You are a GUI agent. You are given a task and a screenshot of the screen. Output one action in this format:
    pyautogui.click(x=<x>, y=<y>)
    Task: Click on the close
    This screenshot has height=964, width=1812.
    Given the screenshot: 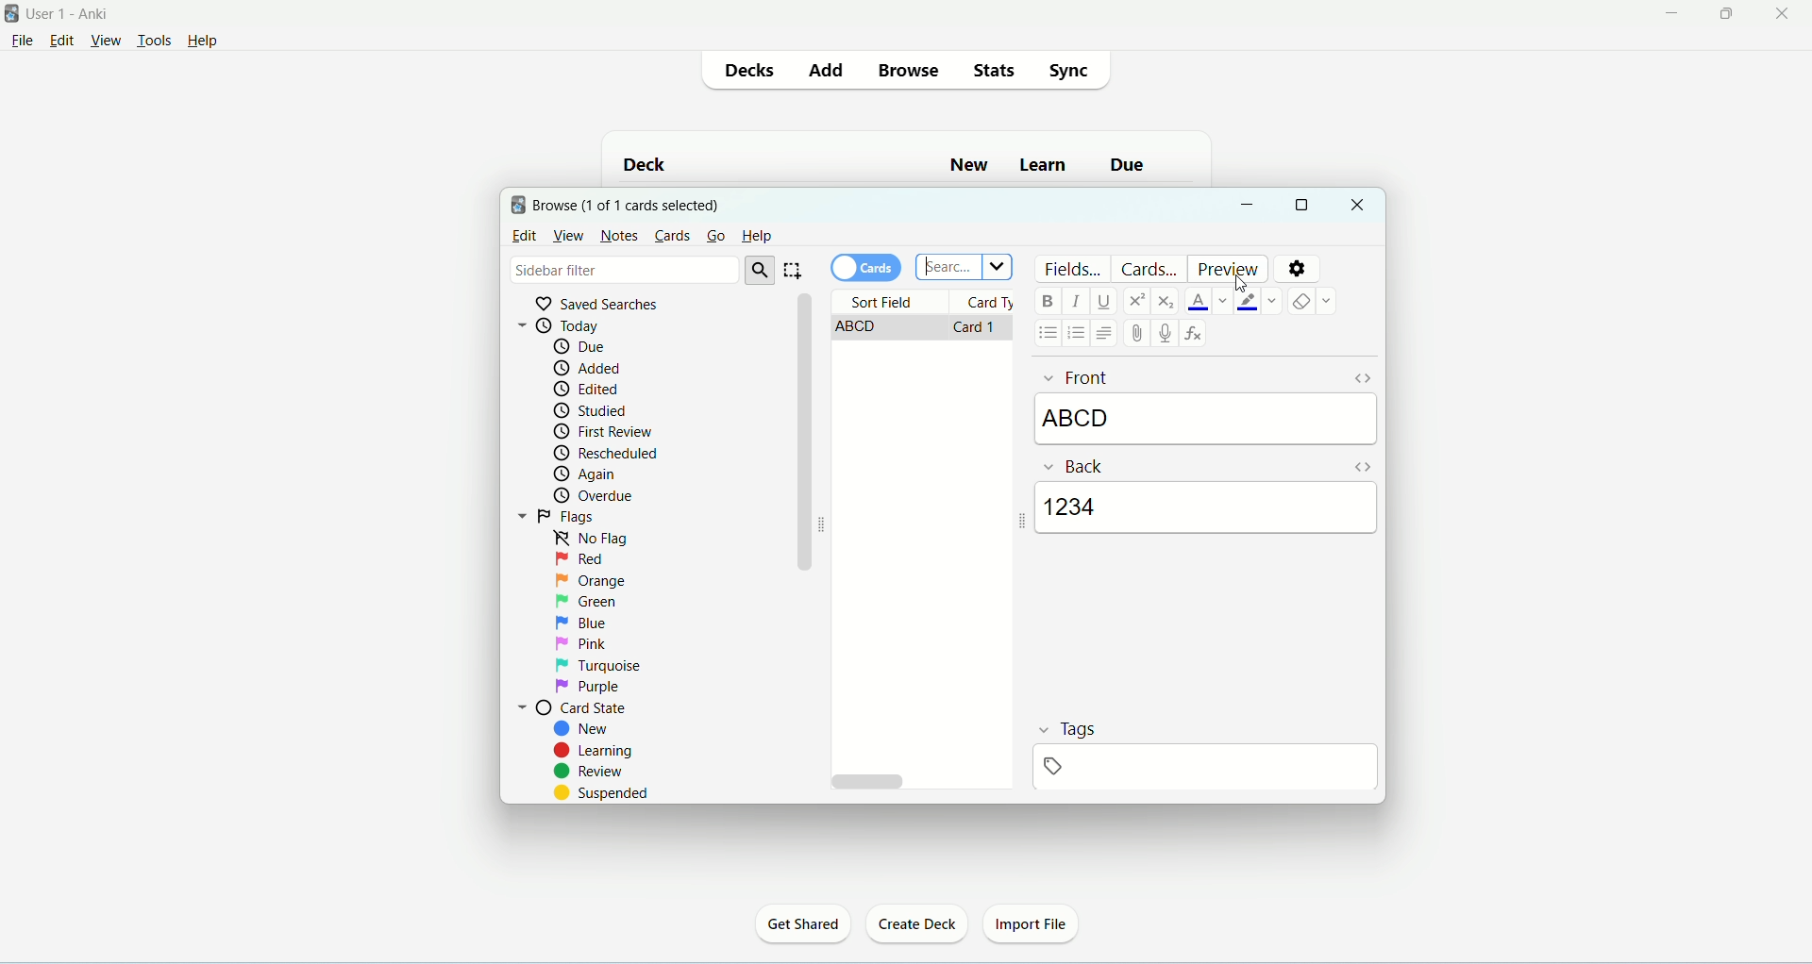 What is the action you would take?
    pyautogui.click(x=1360, y=205)
    